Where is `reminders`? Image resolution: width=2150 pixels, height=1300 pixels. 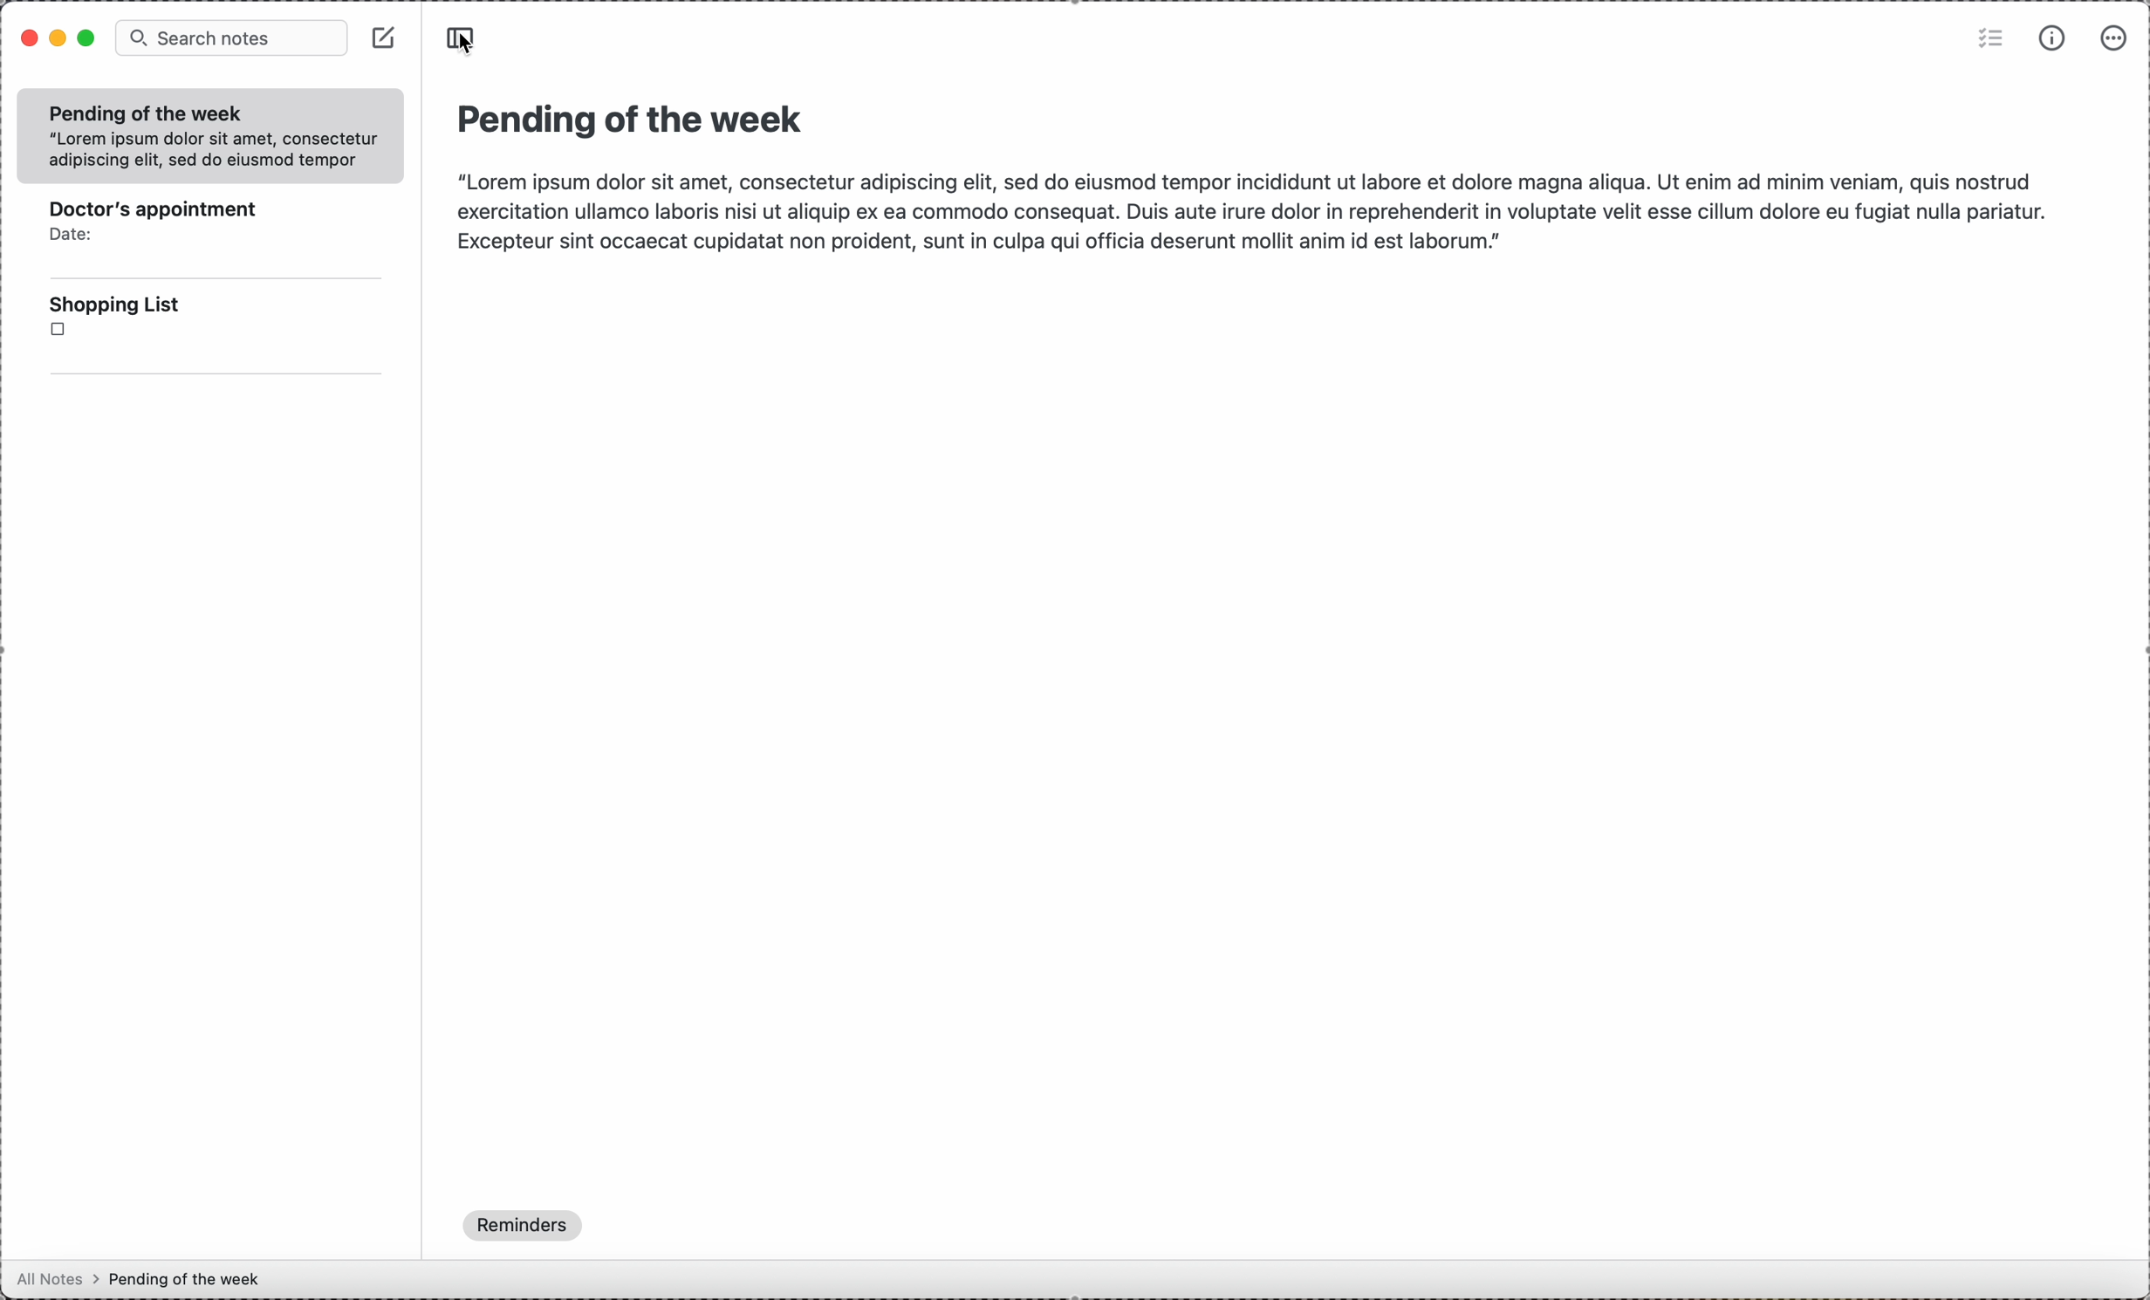 reminders is located at coordinates (523, 1223).